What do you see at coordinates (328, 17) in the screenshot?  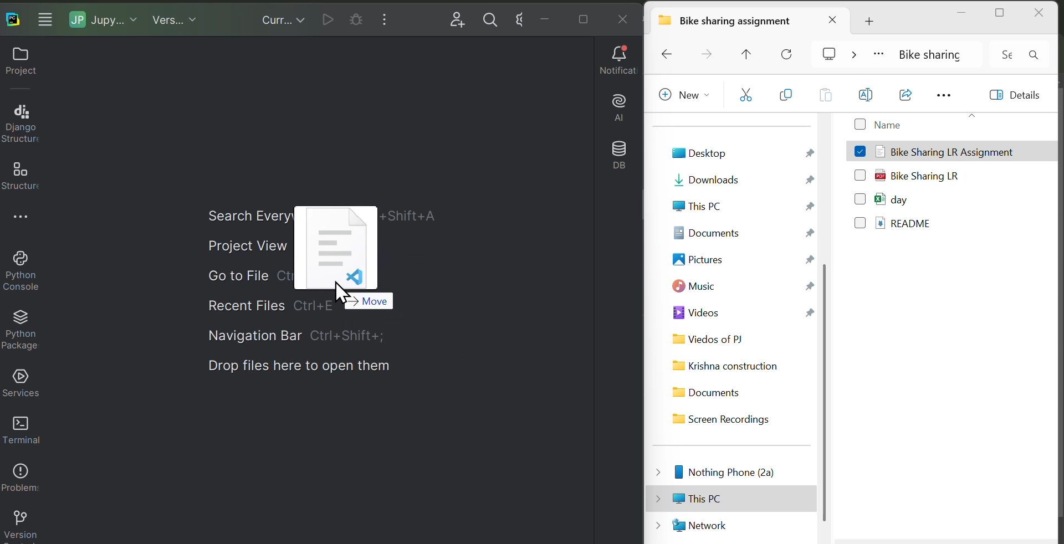 I see `Run current file` at bounding box center [328, 17].